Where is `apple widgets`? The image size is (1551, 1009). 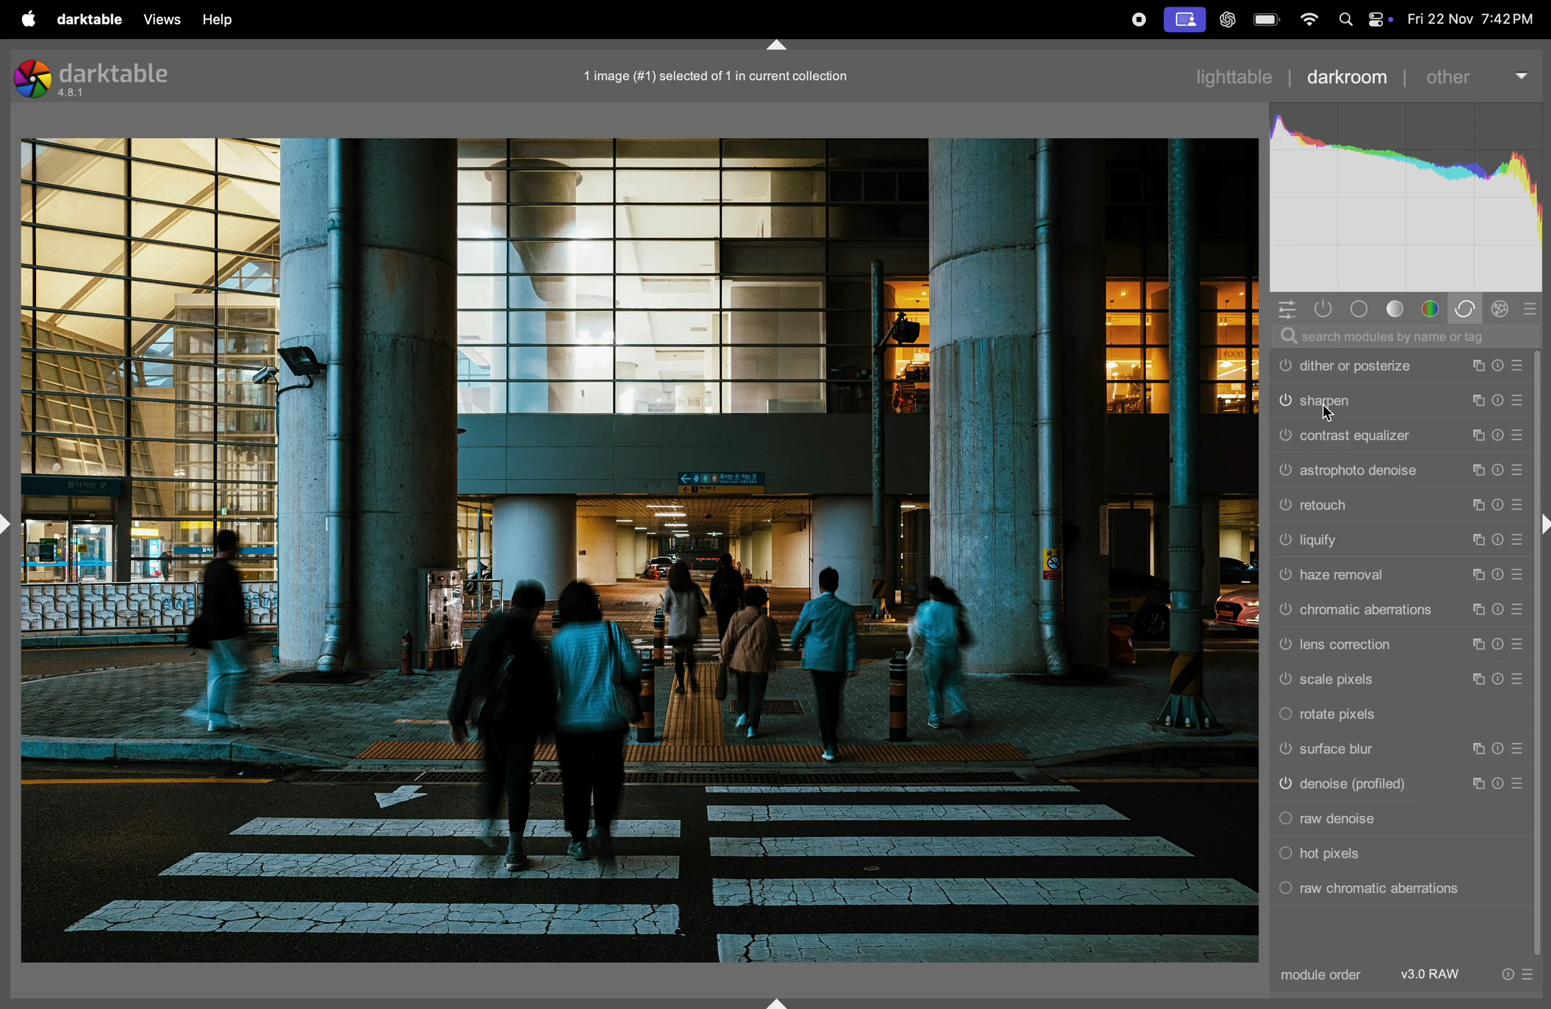
apple widgets is located at coordinates (1380, 20).